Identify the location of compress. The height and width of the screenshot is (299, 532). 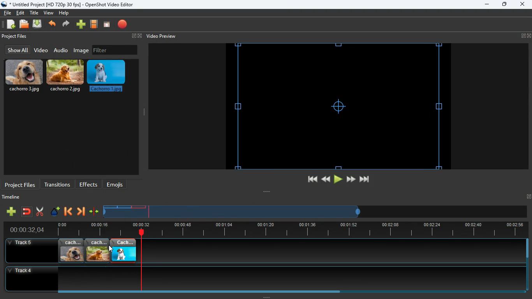
(94, 212).